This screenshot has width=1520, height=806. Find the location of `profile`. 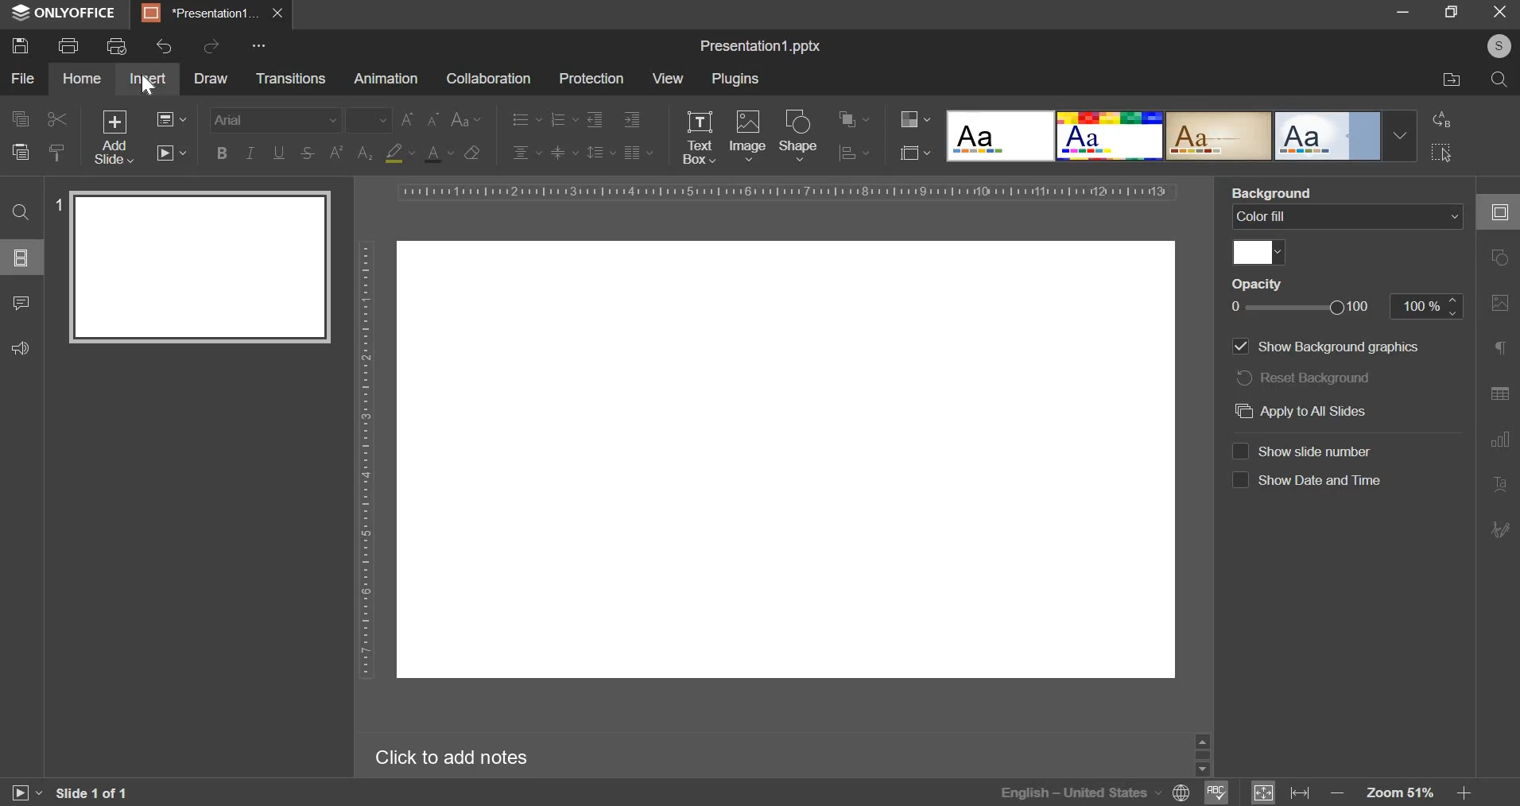

profile is located at coordinates (1498, 45).